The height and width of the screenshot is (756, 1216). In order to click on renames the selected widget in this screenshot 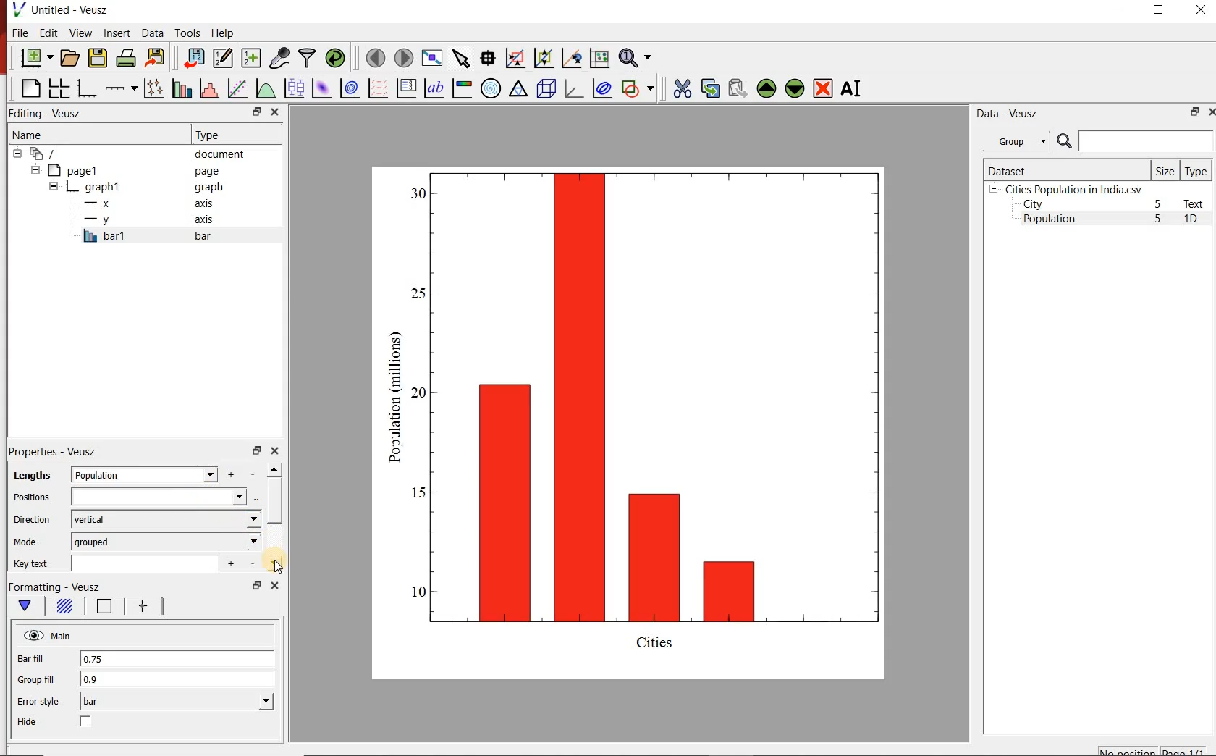, I will do `click(852, 88)`.